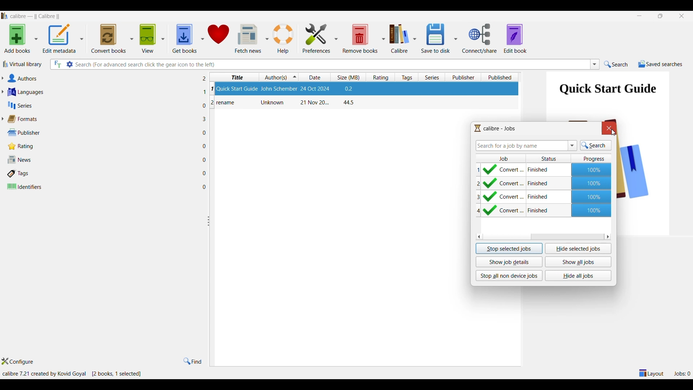  I want to click on List searches, so click(595, 64).